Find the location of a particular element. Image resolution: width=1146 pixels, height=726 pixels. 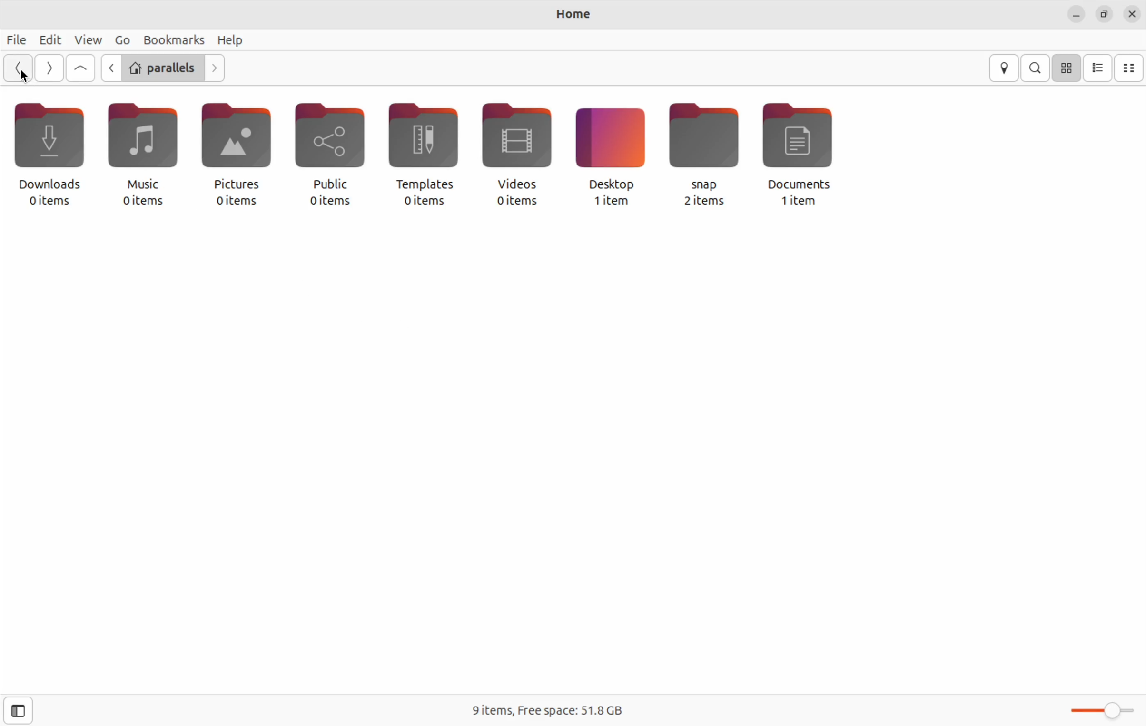

icon view is located at coordinates (1068, 68).